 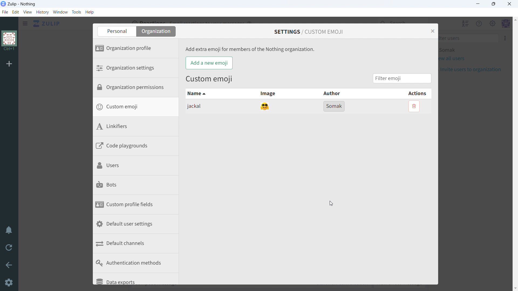 What do you see at coordinates (215, 107) in the screenshot?
I see `jackal` at bounding box center [215, 107].